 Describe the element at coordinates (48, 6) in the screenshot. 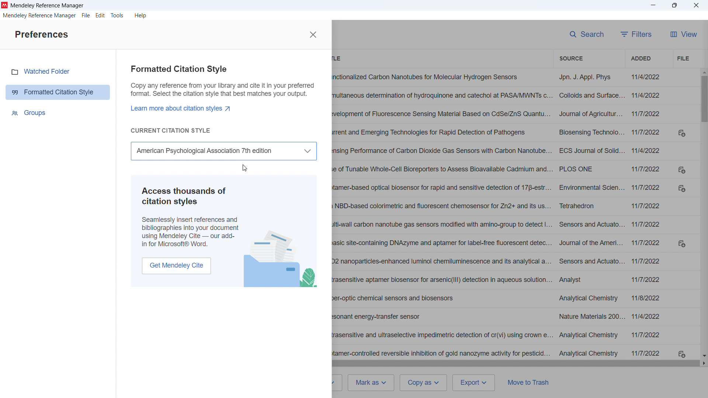

I see `Title ` at that location.